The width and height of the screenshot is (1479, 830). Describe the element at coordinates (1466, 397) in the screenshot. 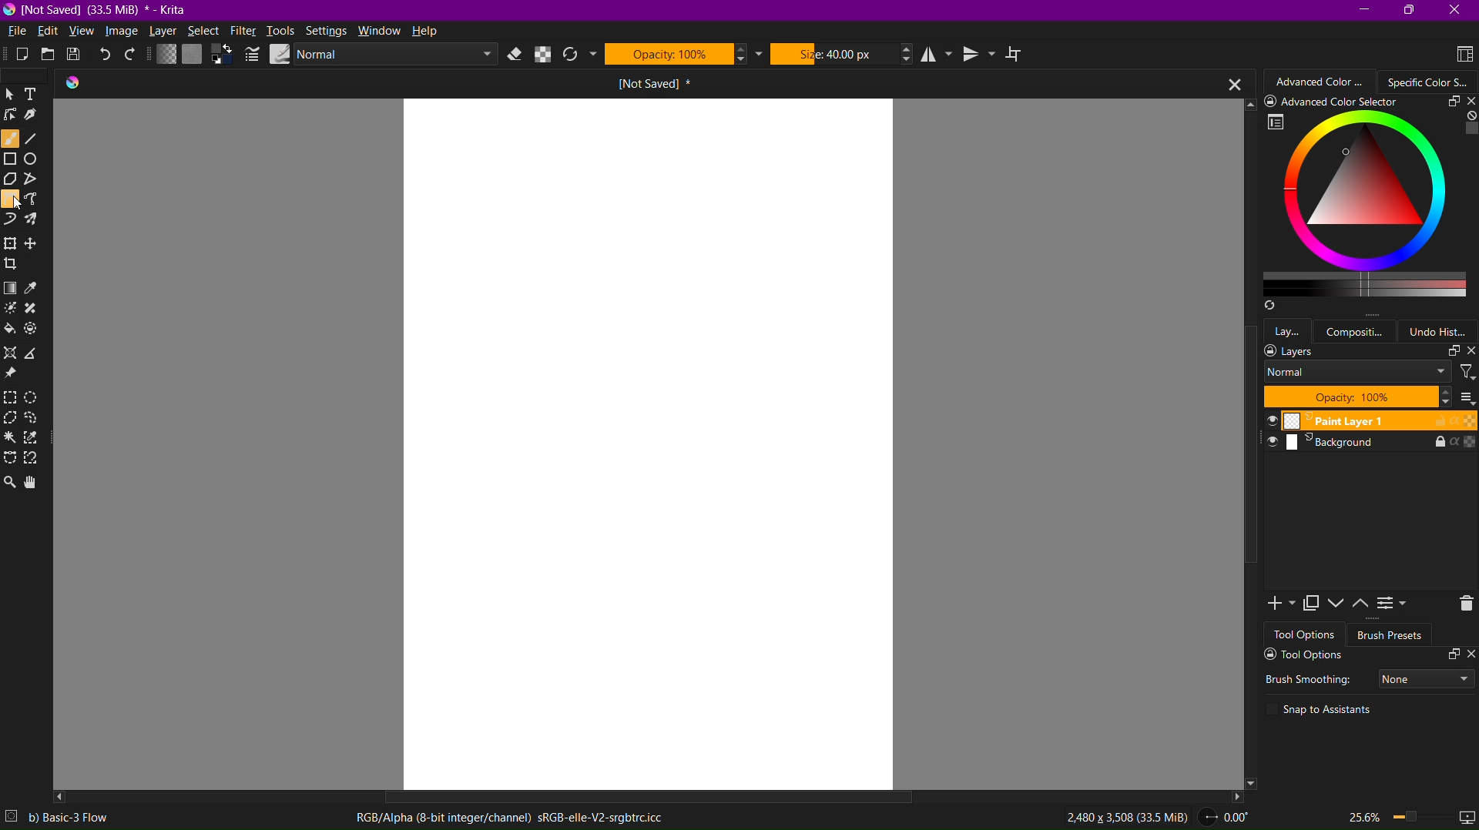

I see `Thumbnail Settings` at that location.